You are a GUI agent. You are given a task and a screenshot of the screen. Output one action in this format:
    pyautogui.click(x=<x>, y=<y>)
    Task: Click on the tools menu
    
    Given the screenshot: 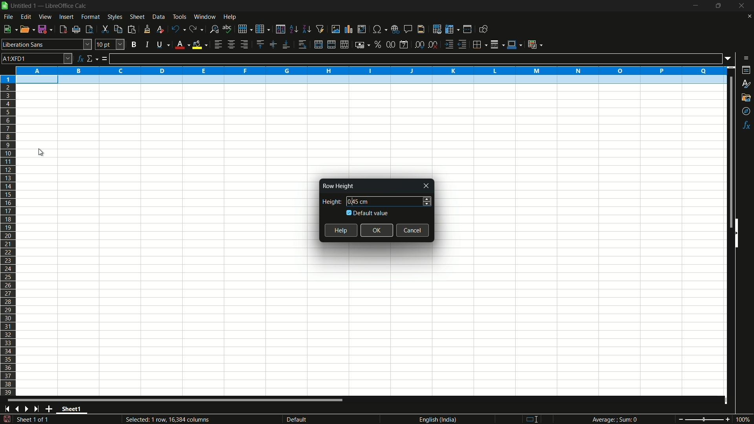 What is the action you would take?
    pyautogui.click(x=179, y=16)
    